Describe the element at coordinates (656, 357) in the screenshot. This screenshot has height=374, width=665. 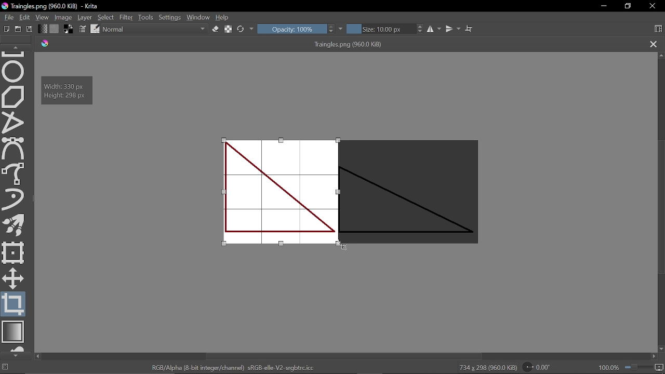
I see `Move right` at that location.